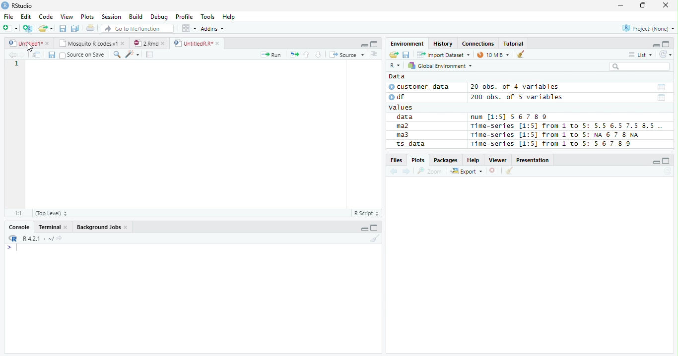  Describe the element at coordinates (430, 171) in the screenshot. I see `Zoom` at that location.